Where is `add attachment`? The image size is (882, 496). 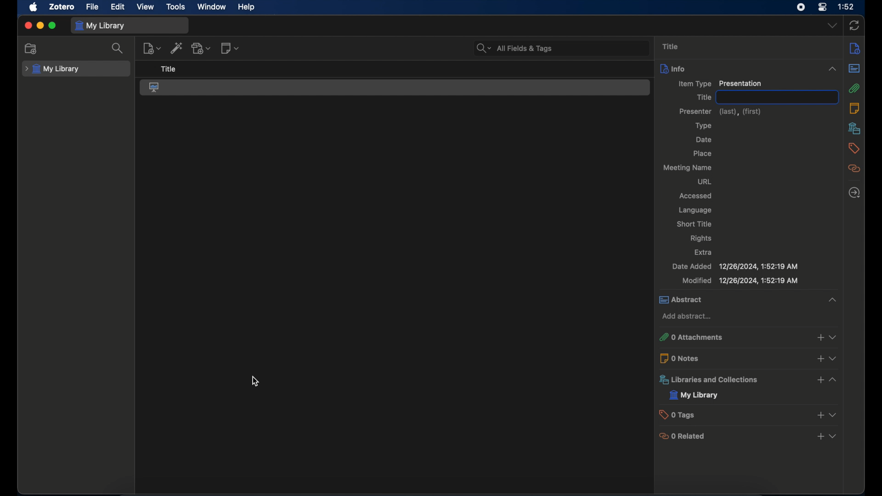
add attachment is located at coordinates (202, 48).